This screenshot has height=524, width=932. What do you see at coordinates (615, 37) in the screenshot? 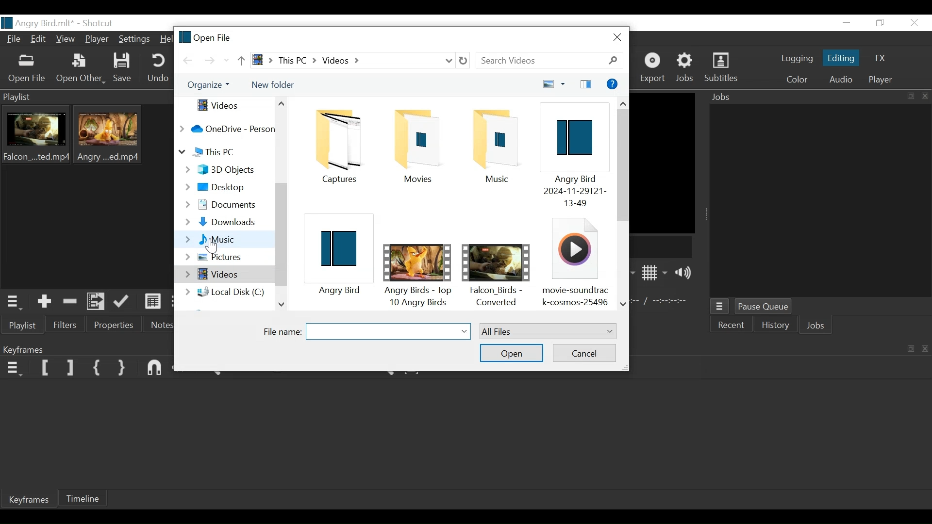
I see `Close` at bounding box center [615, 37].